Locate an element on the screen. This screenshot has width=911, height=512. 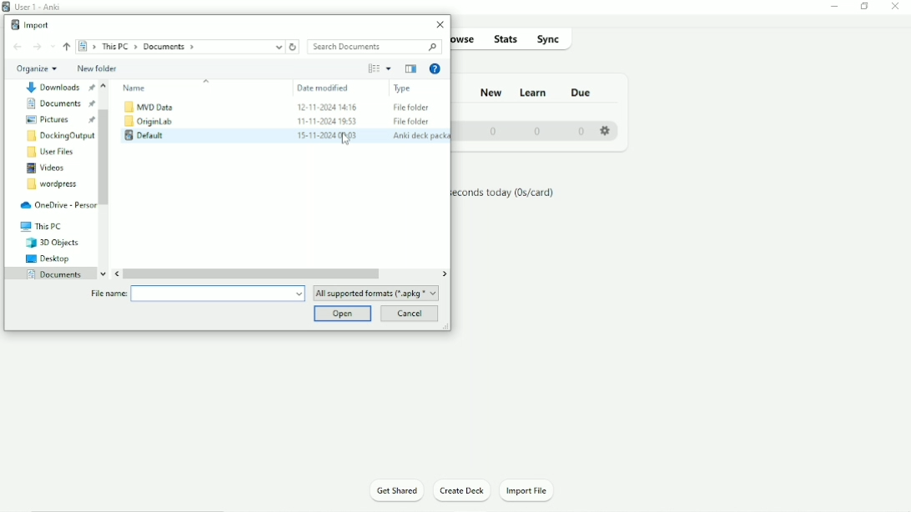
Sync is located at coordinates (552, 39).